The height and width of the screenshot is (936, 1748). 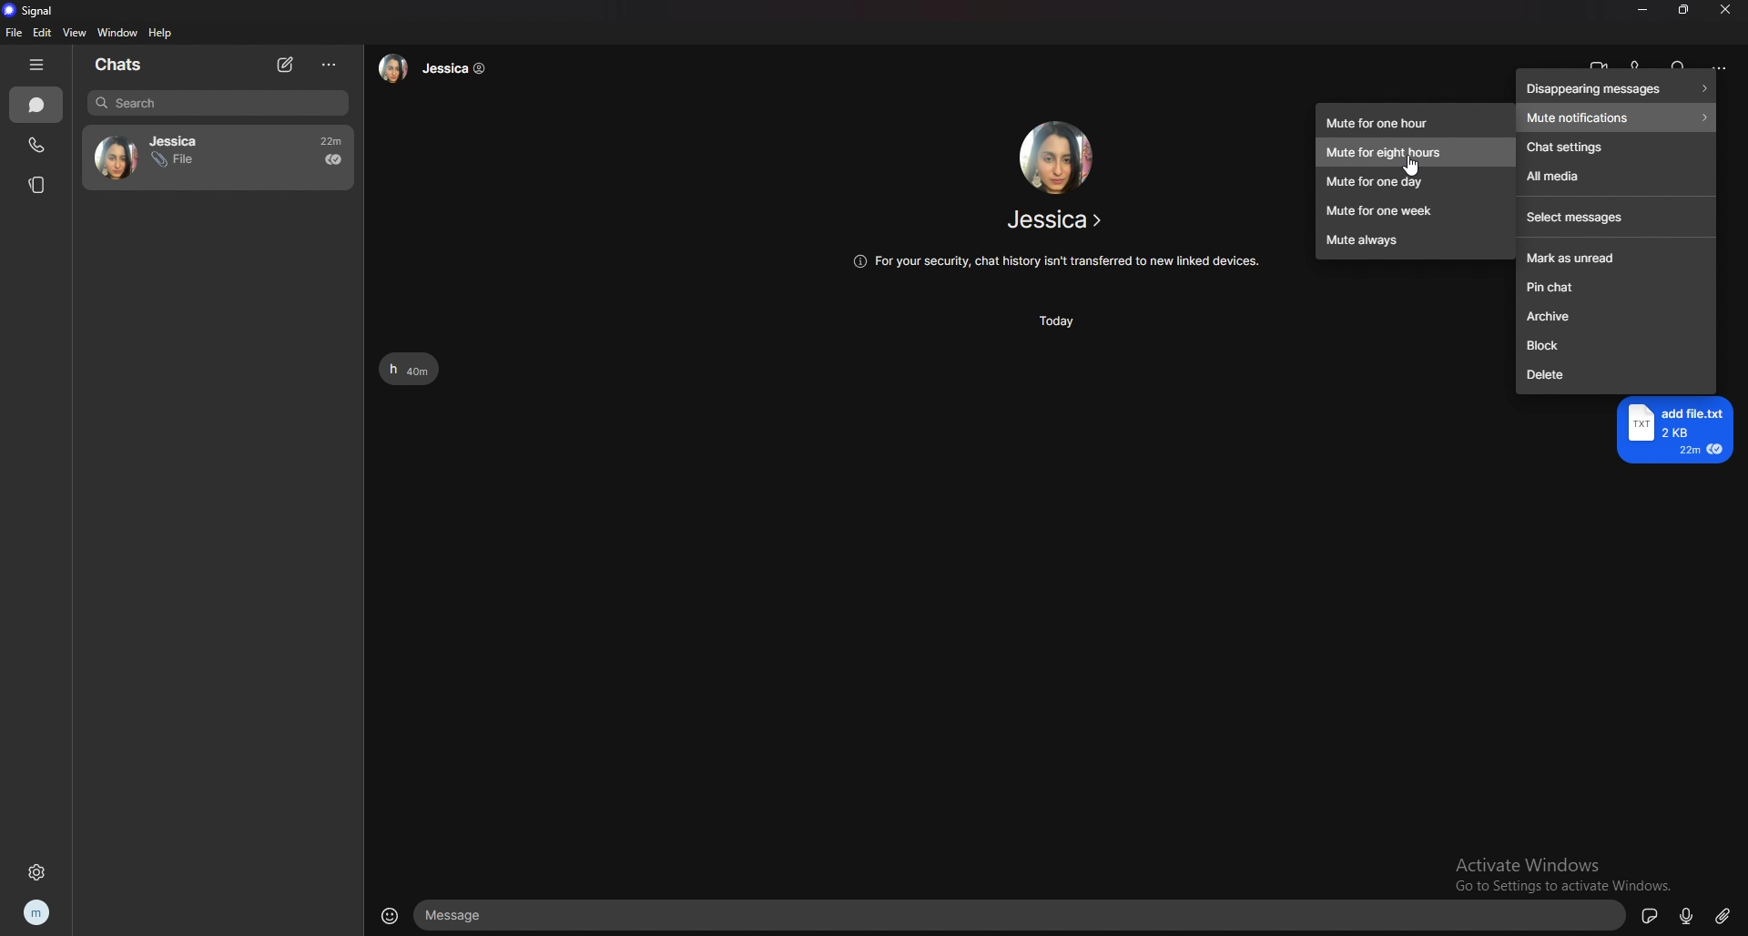 I want to click on calls, so click(x=39, y=146).